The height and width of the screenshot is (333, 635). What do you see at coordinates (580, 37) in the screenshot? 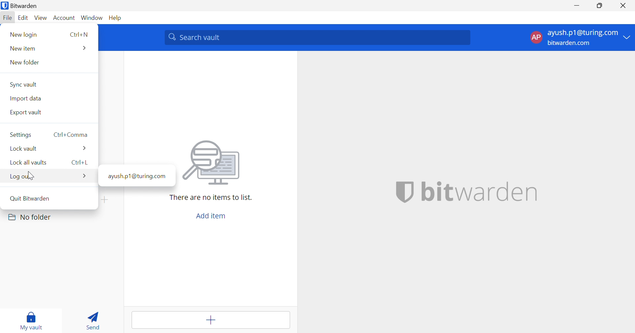
I see `account options` at bounding box center [580, 37].